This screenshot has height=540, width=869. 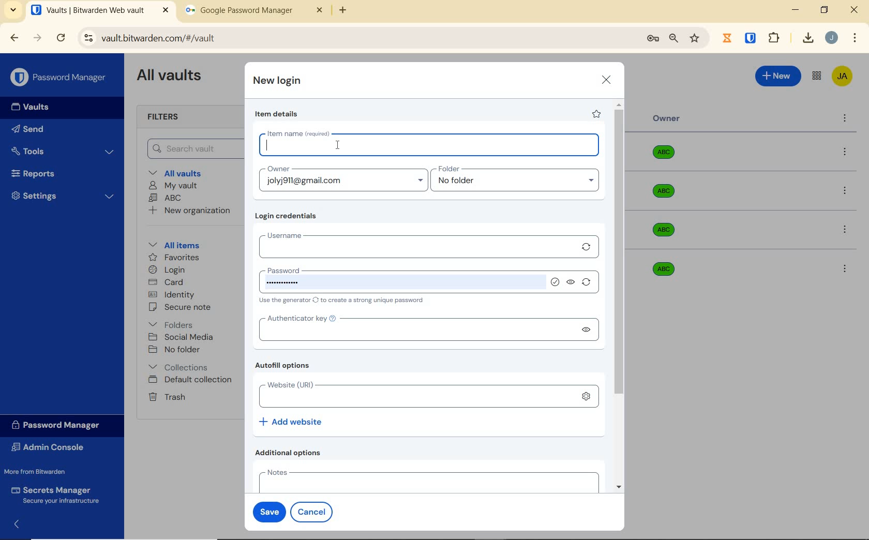 What do you see at coordinates (426, 480) in the screenshot?
I see `notes` at bounding box center [426, 480].